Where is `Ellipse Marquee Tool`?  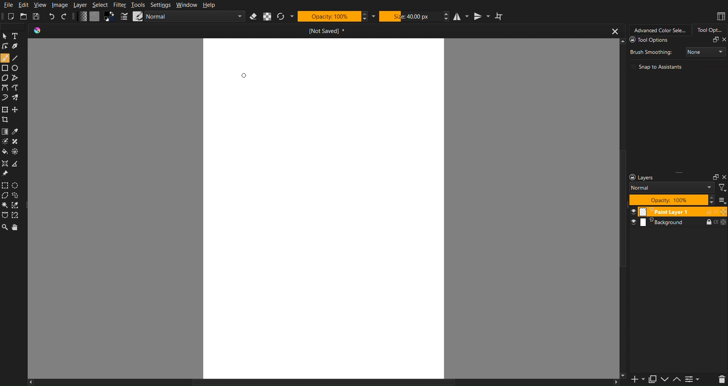 Ellipse Marquee Tool is located at coordinates (17, 186).